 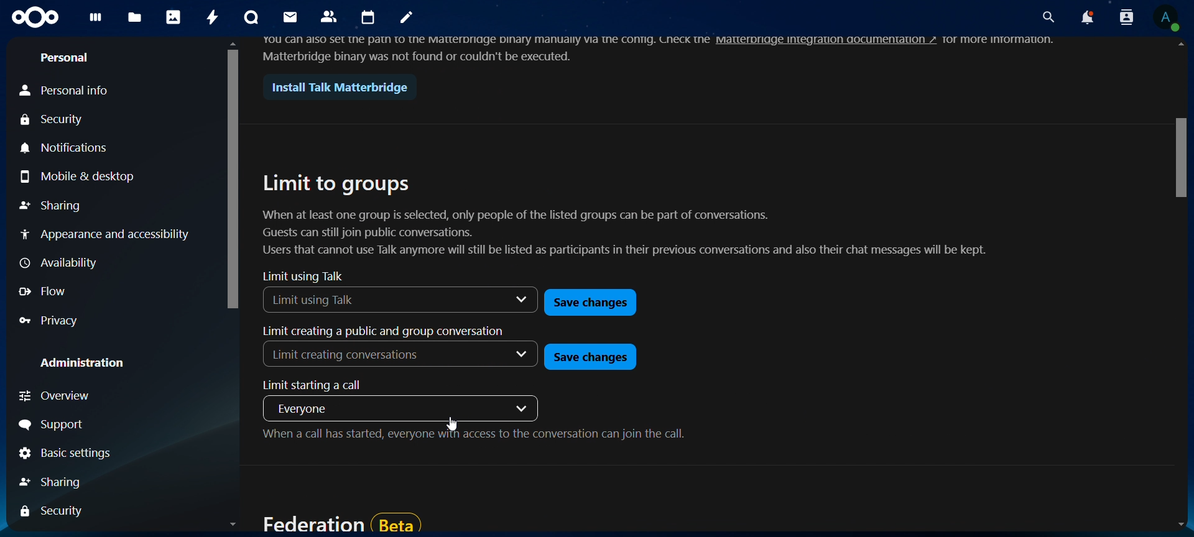 What do you see at coordinates (369, 17) in the screenshot?
I see `calendar` at bounding box center [369, 17].